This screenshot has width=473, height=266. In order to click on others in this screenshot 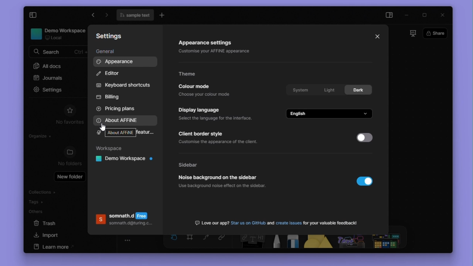, I will do `click(37, 213)`.